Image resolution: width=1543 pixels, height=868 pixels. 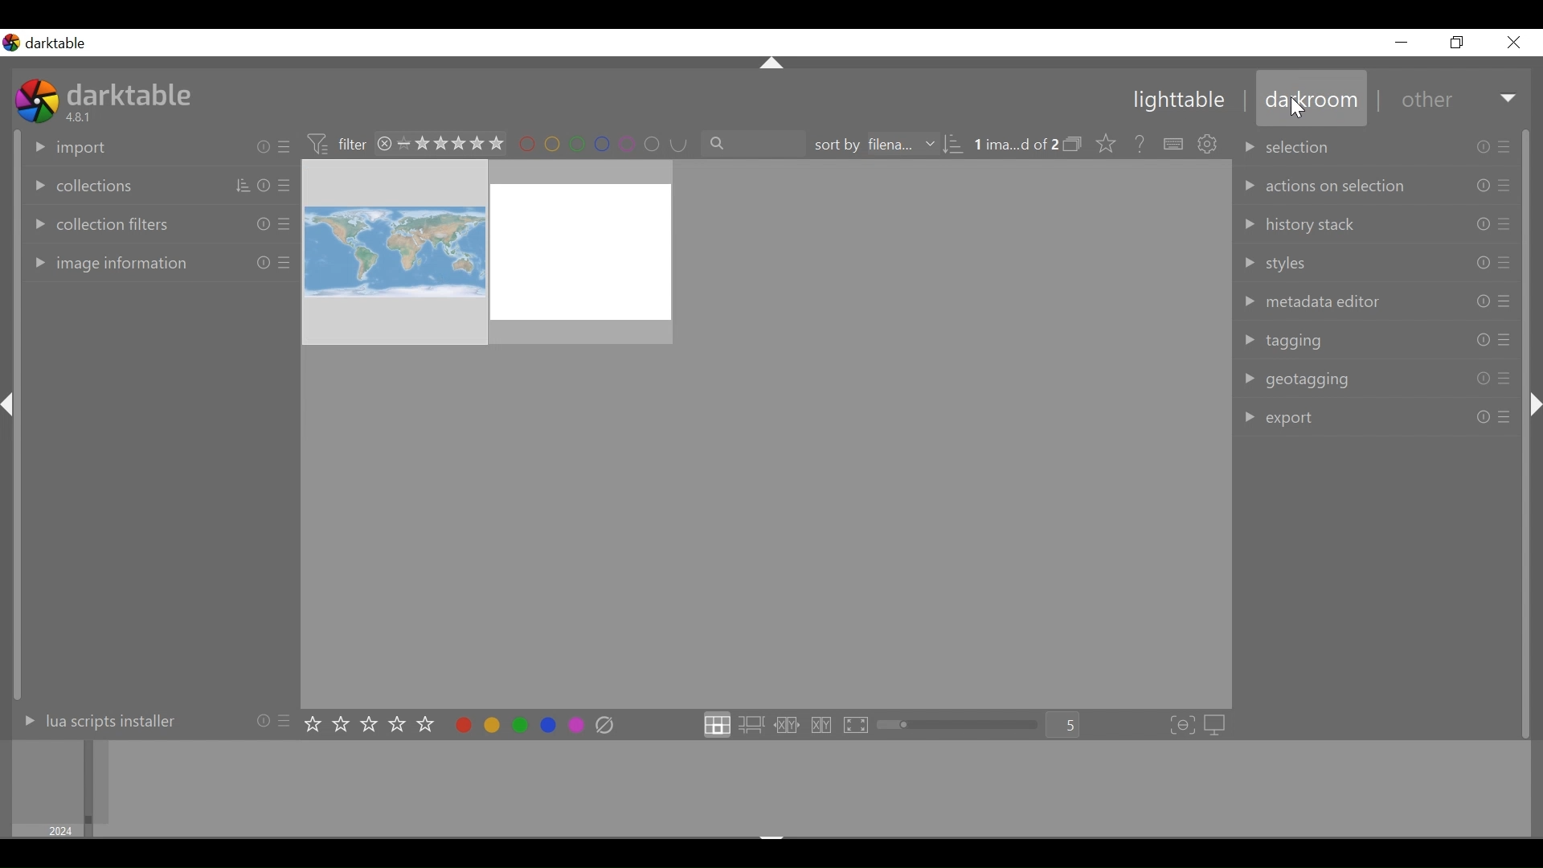 I want to click on set rating , so click(x=370, y=725).